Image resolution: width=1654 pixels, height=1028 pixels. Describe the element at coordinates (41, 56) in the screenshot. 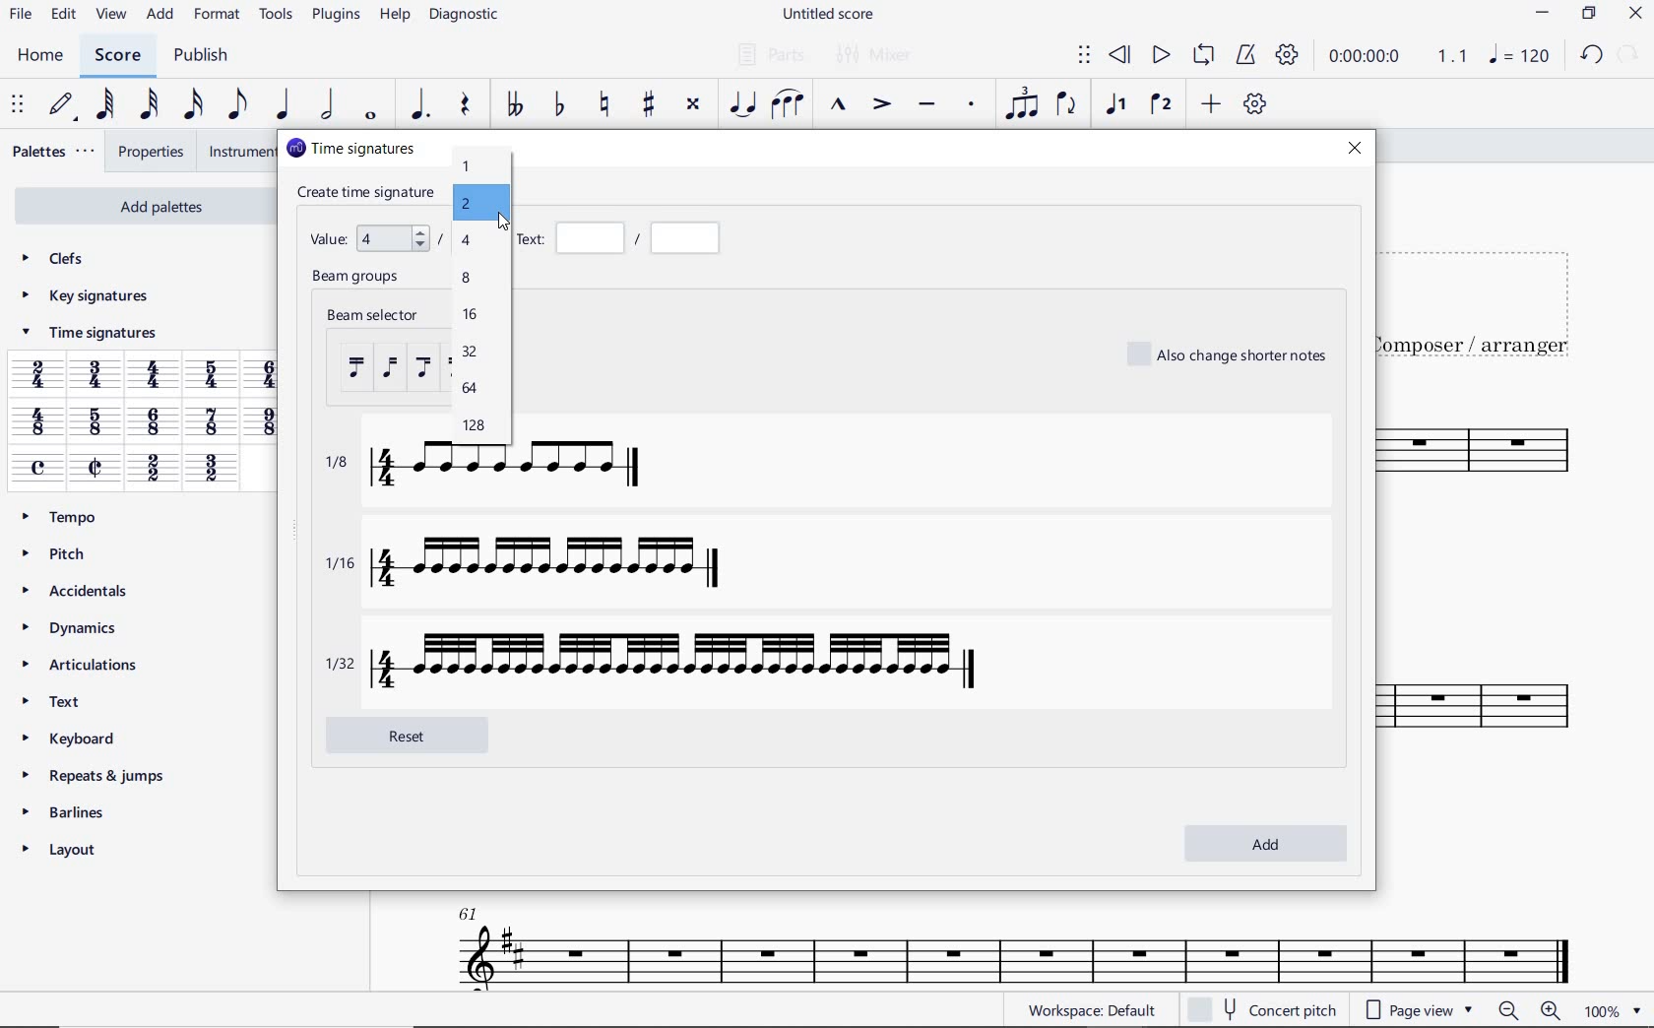

I see `HOME` at that location.